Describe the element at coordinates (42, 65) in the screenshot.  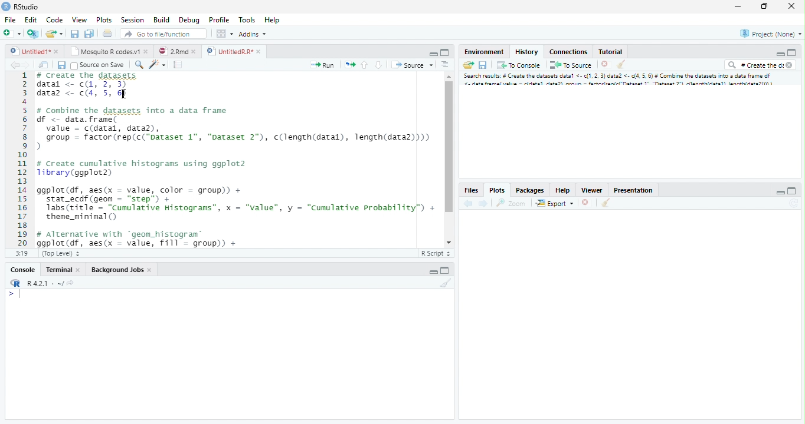
I see `Show in the new window` at that location.